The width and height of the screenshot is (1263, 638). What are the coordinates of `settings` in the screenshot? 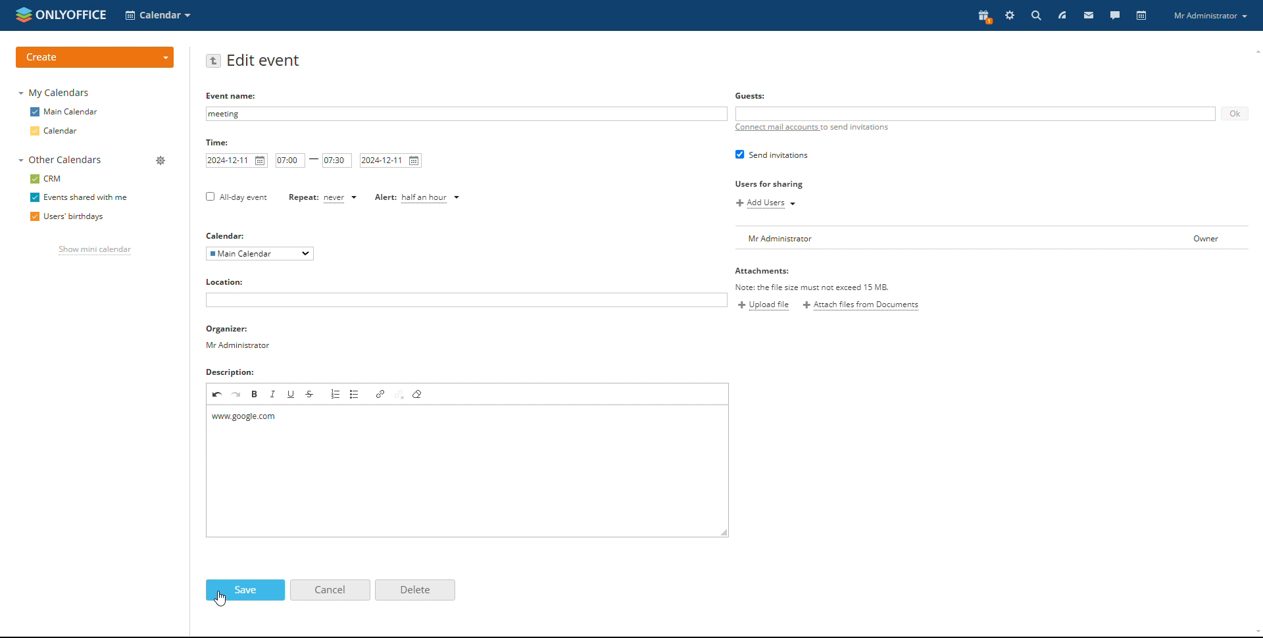 It's located at (1011, 15).